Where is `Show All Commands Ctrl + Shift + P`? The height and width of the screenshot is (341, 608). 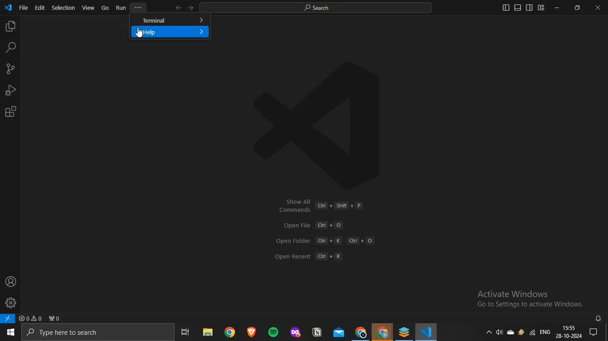 Show All Commands Ctrl + Shift + P is located at coordinates (321, 206).